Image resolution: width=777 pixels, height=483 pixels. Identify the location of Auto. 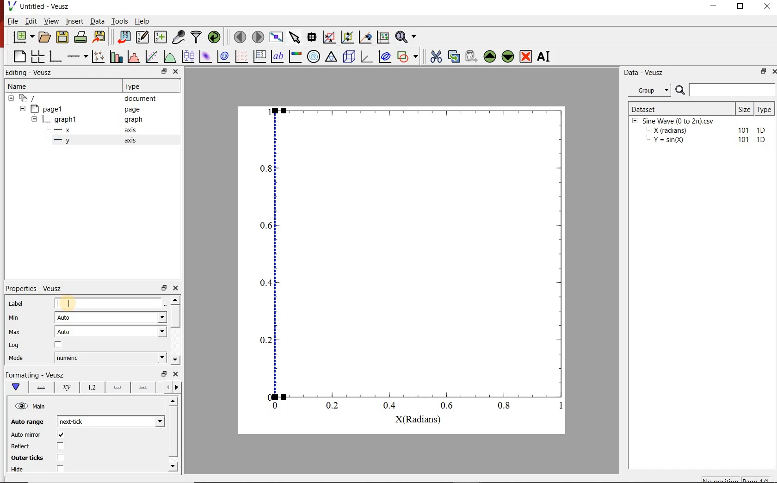
(111, 332).